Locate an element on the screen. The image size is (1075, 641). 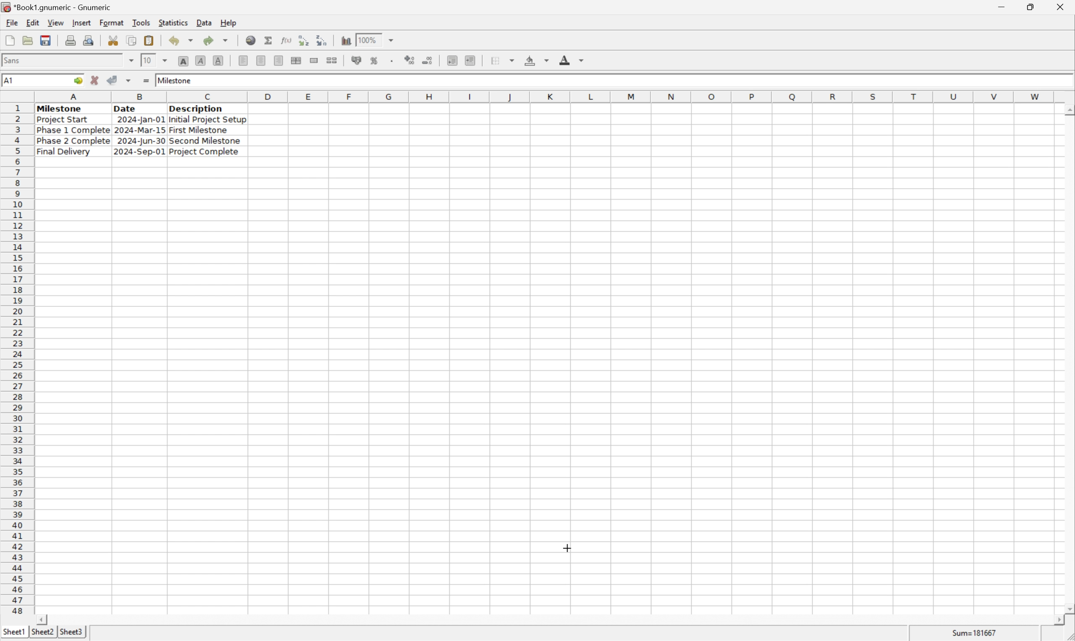
Application name is located at coordinates (57, 7).